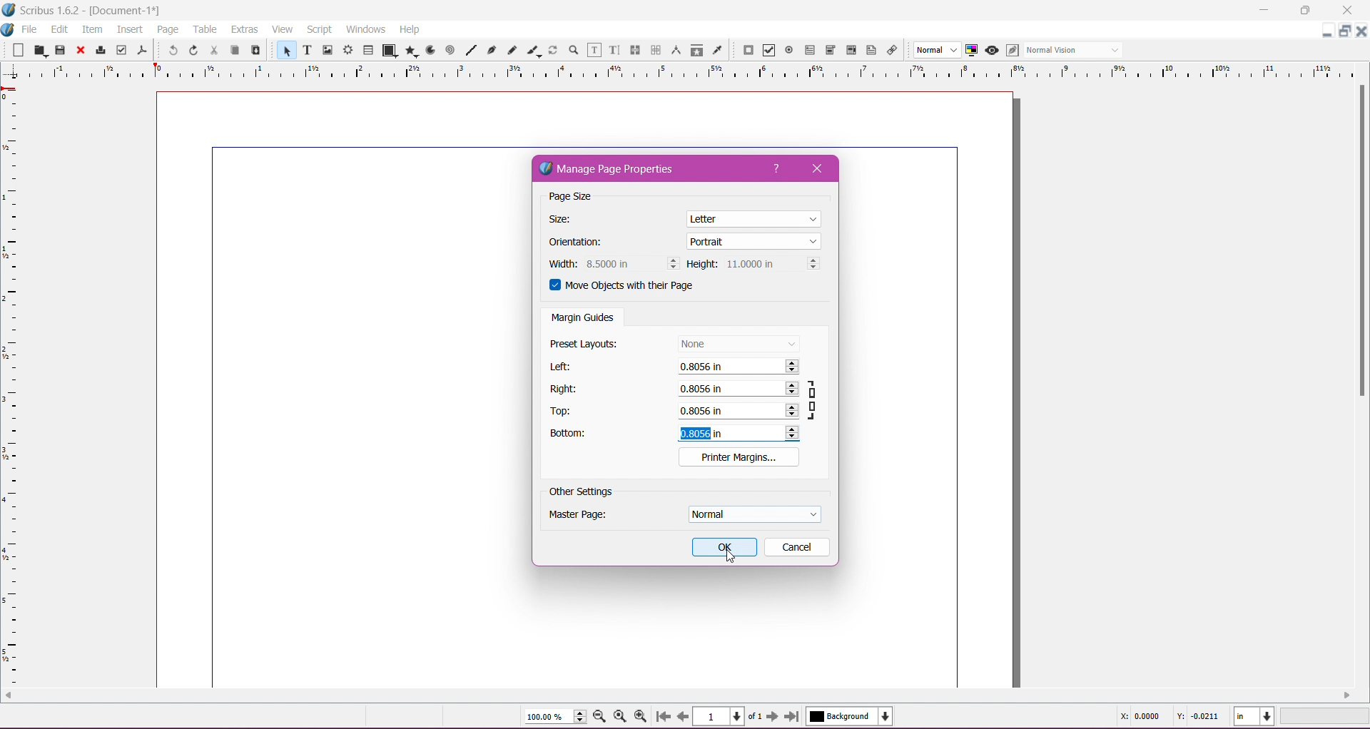 The width and height of the screenshot is (1370, 729). I want to click on Set Width of page, so click(631, 263).